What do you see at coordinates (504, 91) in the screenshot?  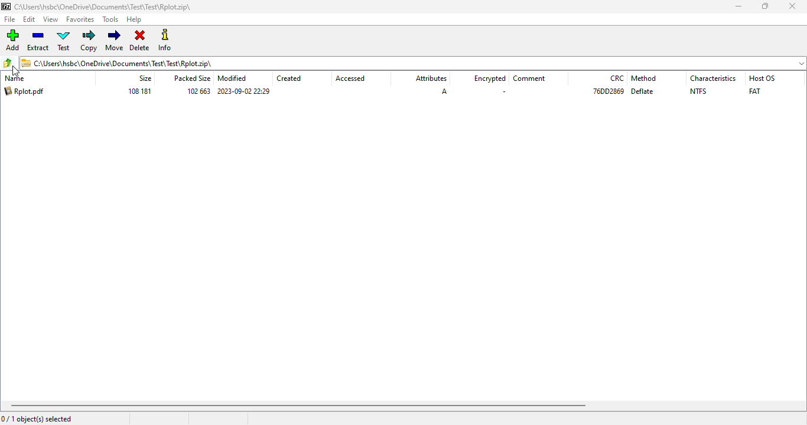 I see `.` at bounding box center [504, 91].